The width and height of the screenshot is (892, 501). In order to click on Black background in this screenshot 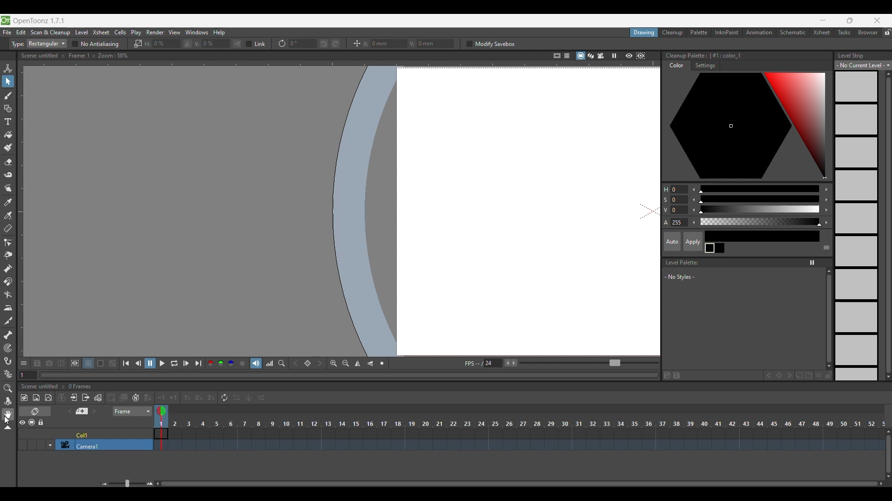, I will do `click(100, 363)`.